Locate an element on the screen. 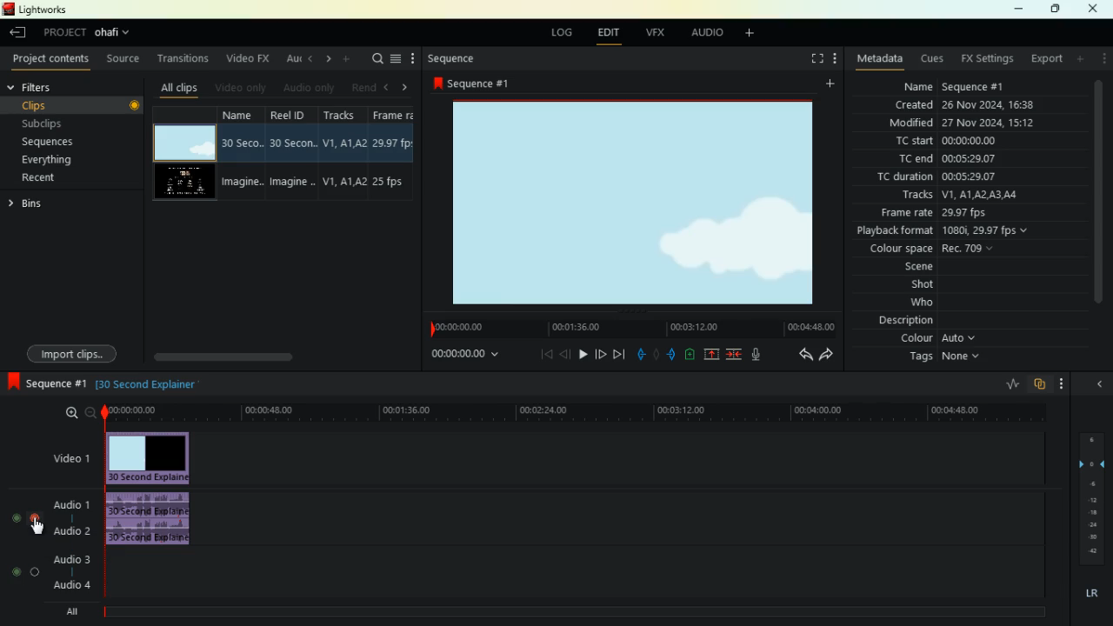 This screenshot has width=1113, height=626. left is located at coordinates (310, 61).